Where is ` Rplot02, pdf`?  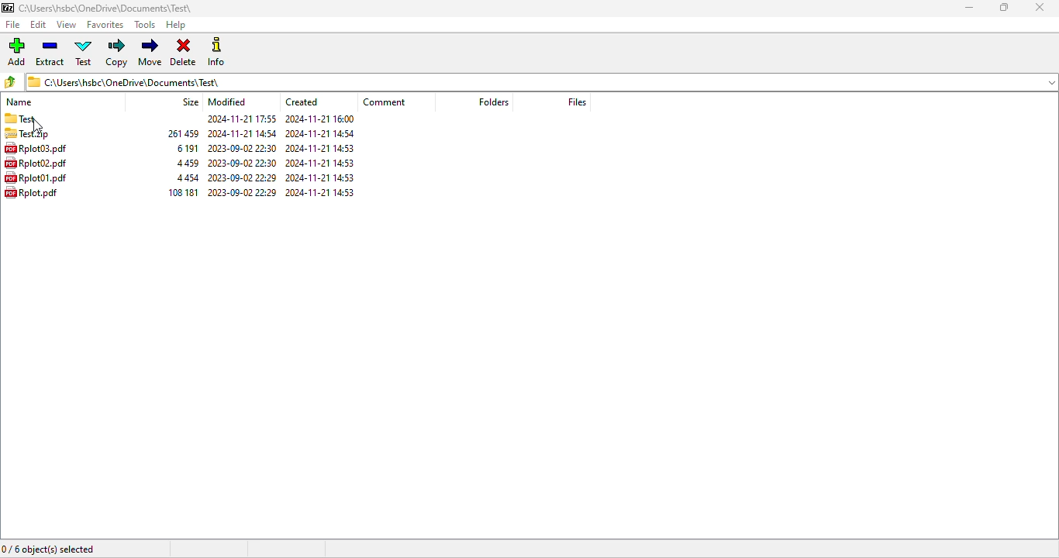
 Rplot02, pdf is located at coordinates (39, 164).